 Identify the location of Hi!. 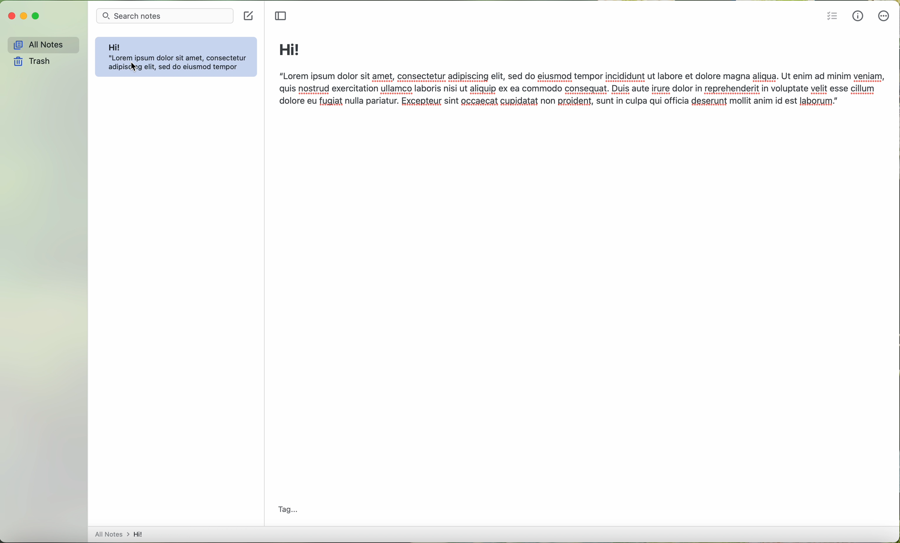
(290, 50).